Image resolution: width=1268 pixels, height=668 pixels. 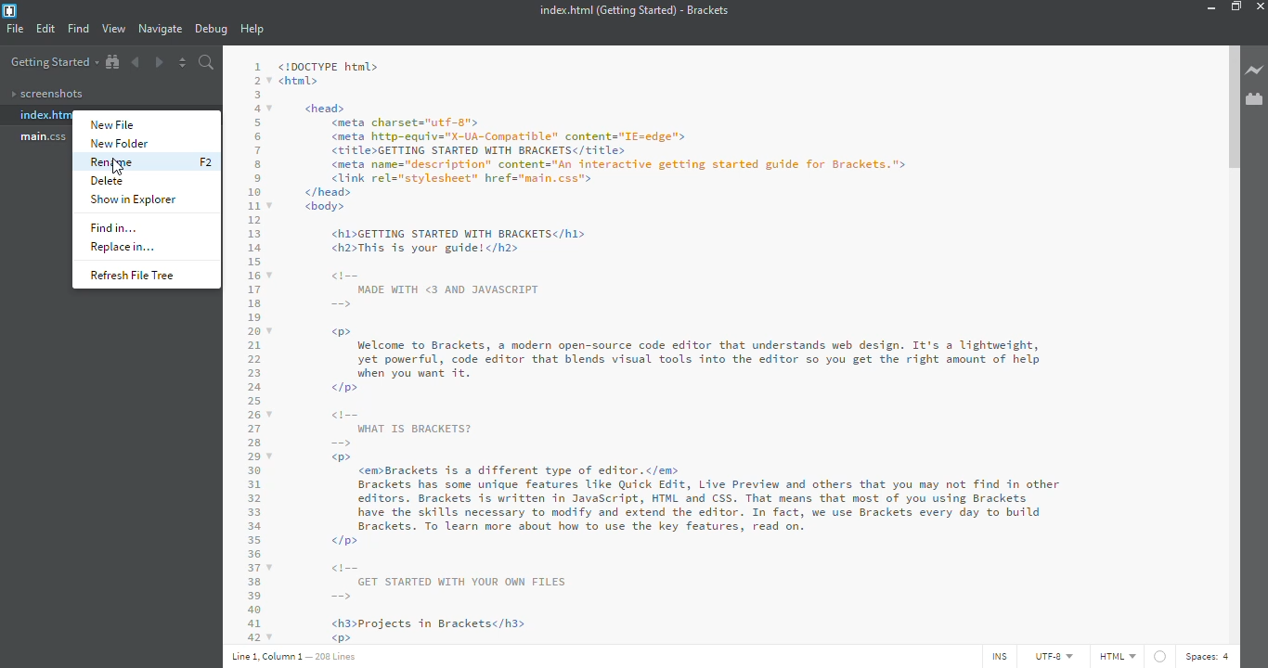 What do you see at coordinates (1236, 6) in the screenshot?
I see `maximize` at bounding box center [1236, 6].